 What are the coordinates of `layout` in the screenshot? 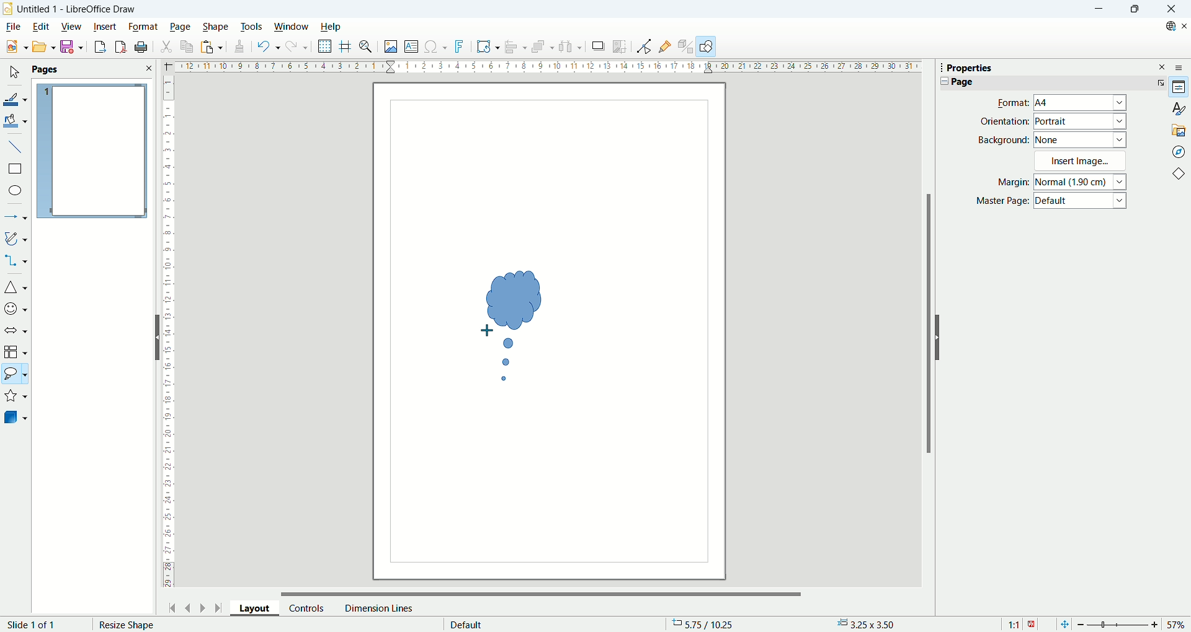 It's located at (259, 610).